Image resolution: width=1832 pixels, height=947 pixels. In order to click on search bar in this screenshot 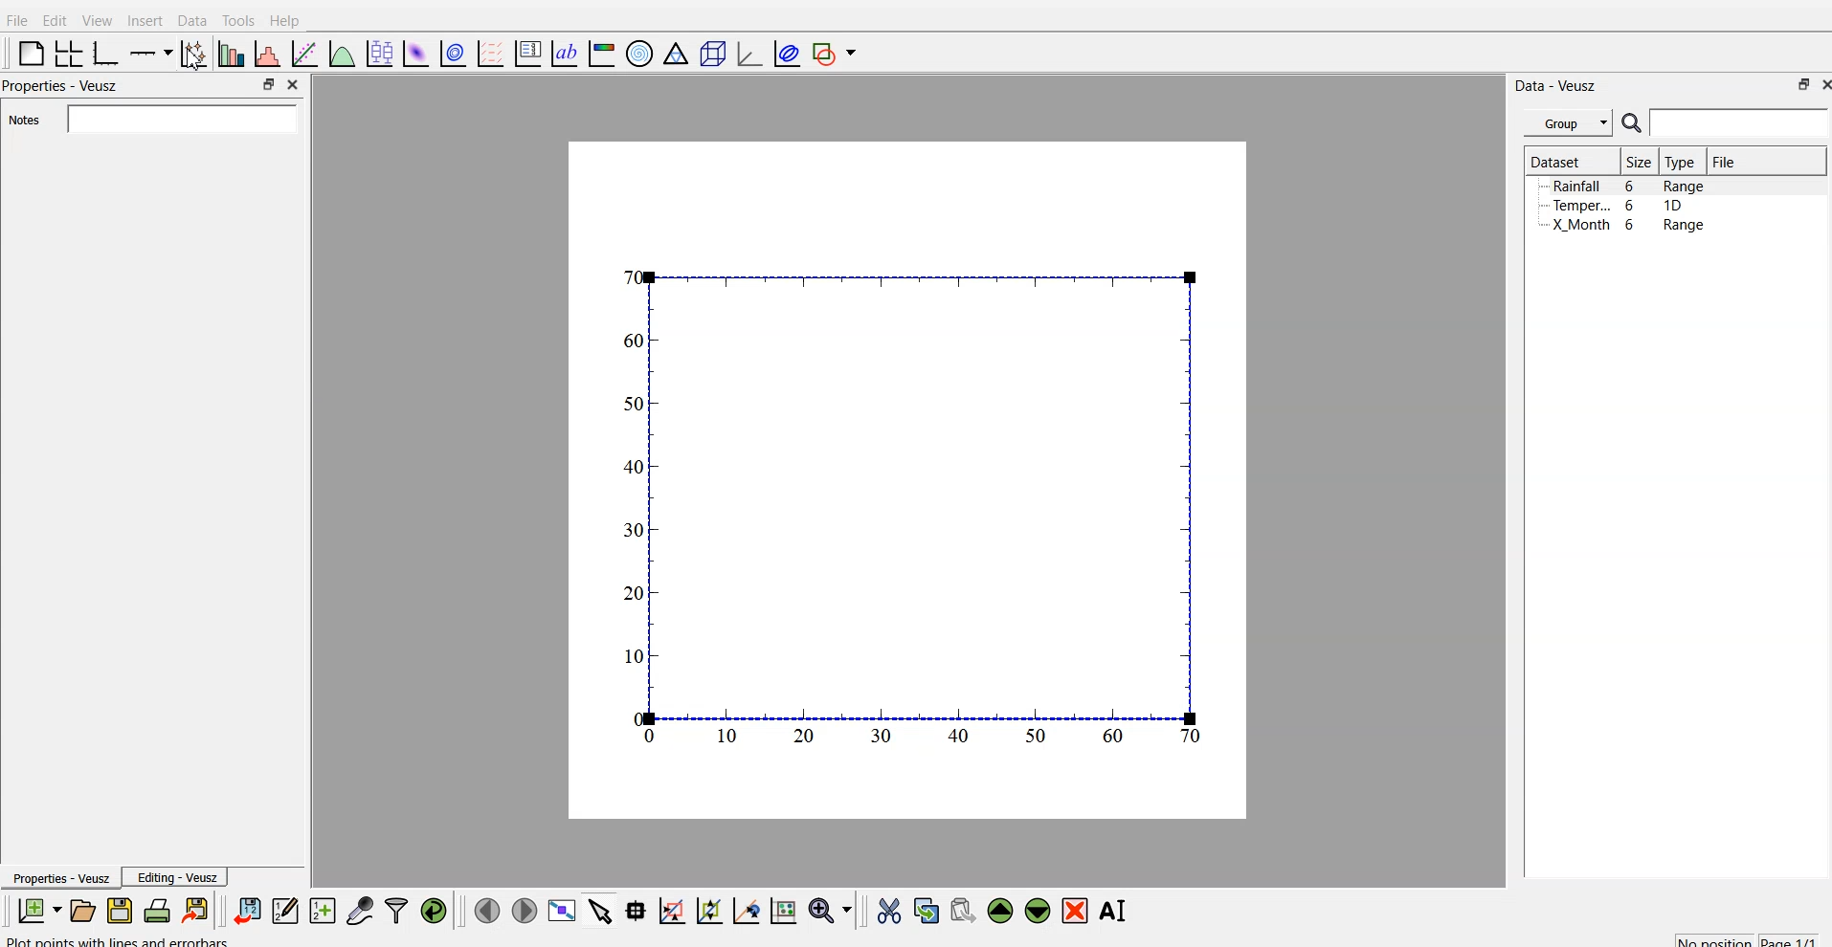, I will do `click(179, 121)`.